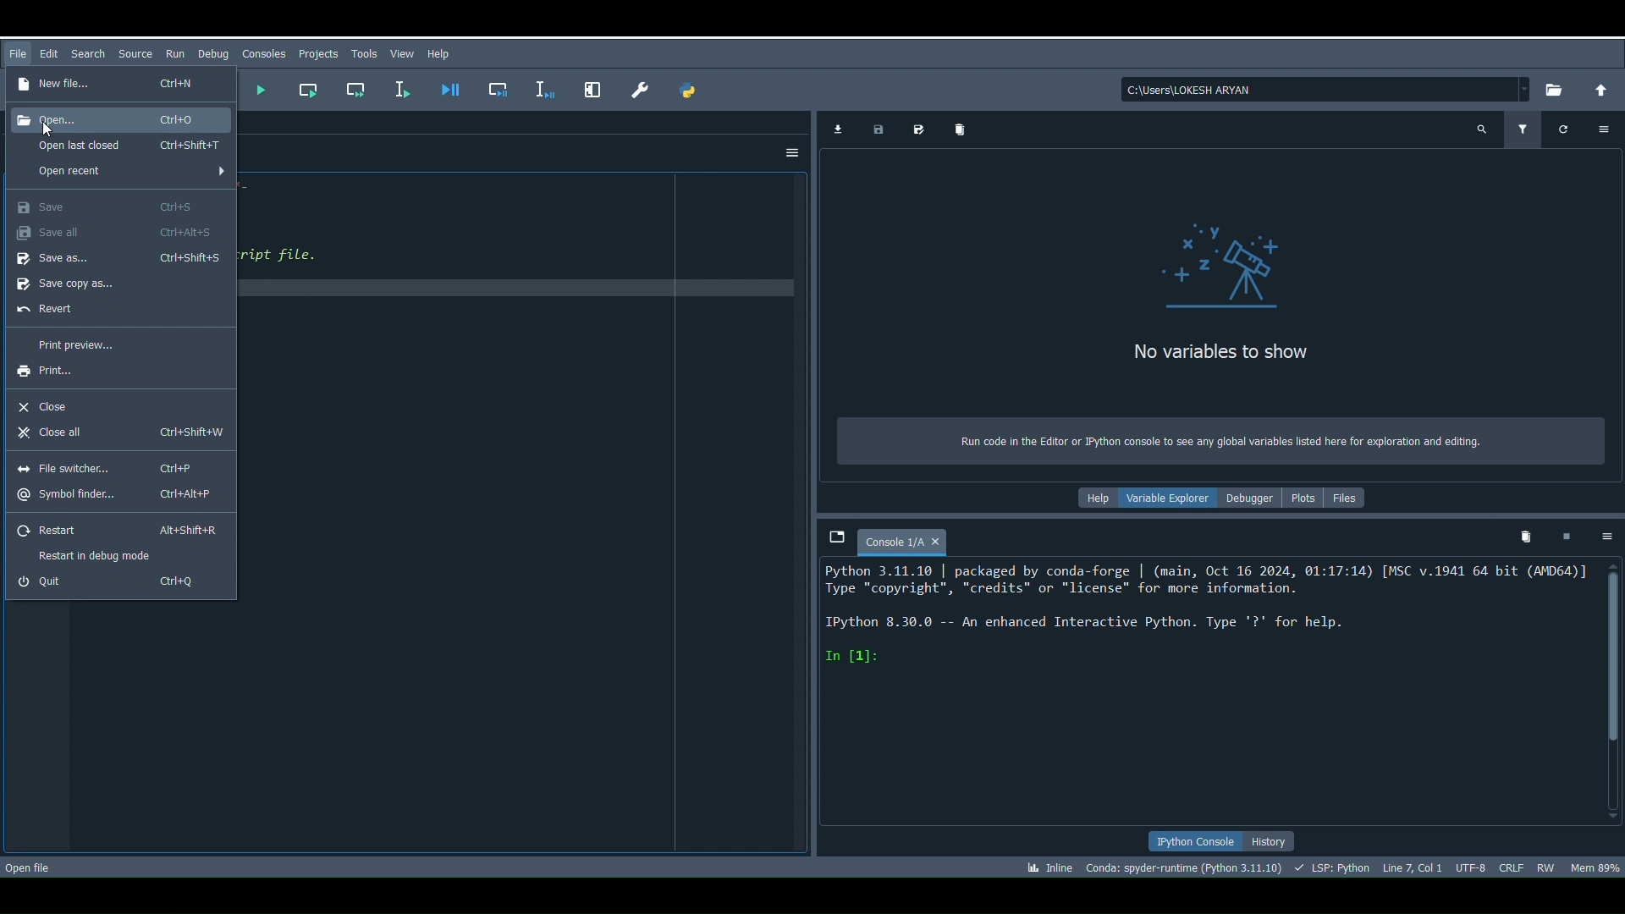 This screenshot has height=914, width=1625. I want to click on Refresh variables (Ctrl + R), so click(1559, 130).